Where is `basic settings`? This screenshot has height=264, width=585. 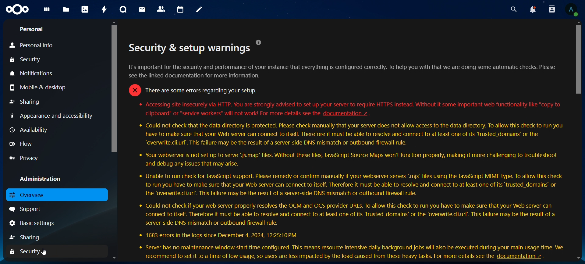 basic settings is located at coordinates (32, 224).